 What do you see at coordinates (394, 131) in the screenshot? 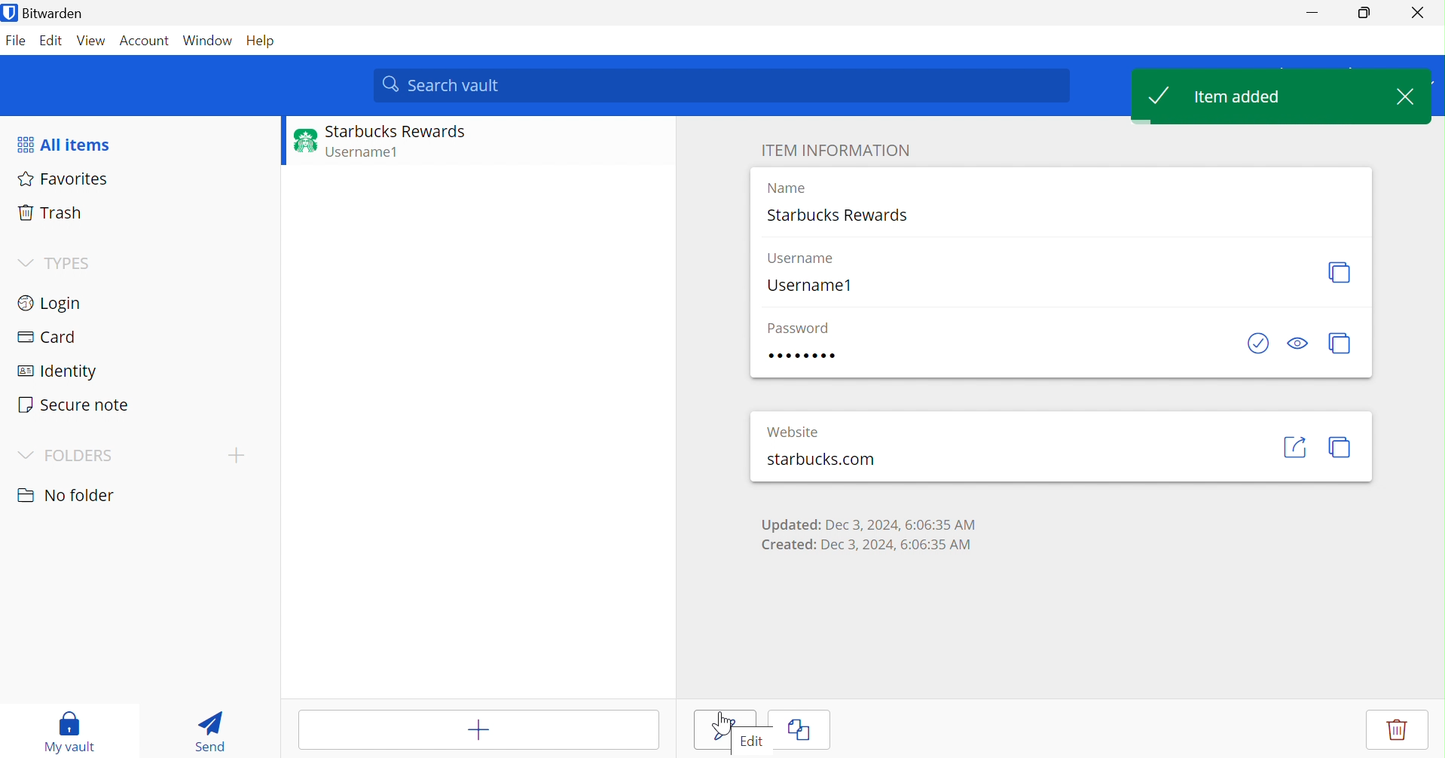
I see `Starbucks Rewards` at bounding box center [394, 131].